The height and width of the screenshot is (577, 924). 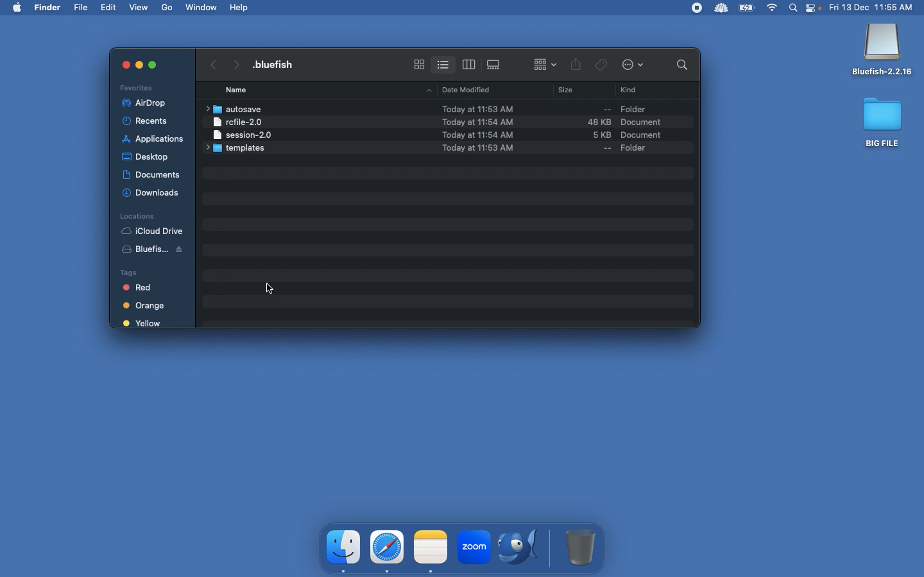 What do you see at coordinates (708, 8) in the screenshot?
I see `Extensions` at bounding box center [708, 8].